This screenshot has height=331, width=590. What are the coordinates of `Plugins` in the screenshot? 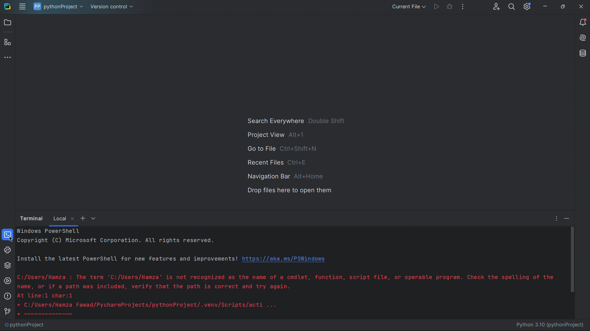 It's located at (8, 40).